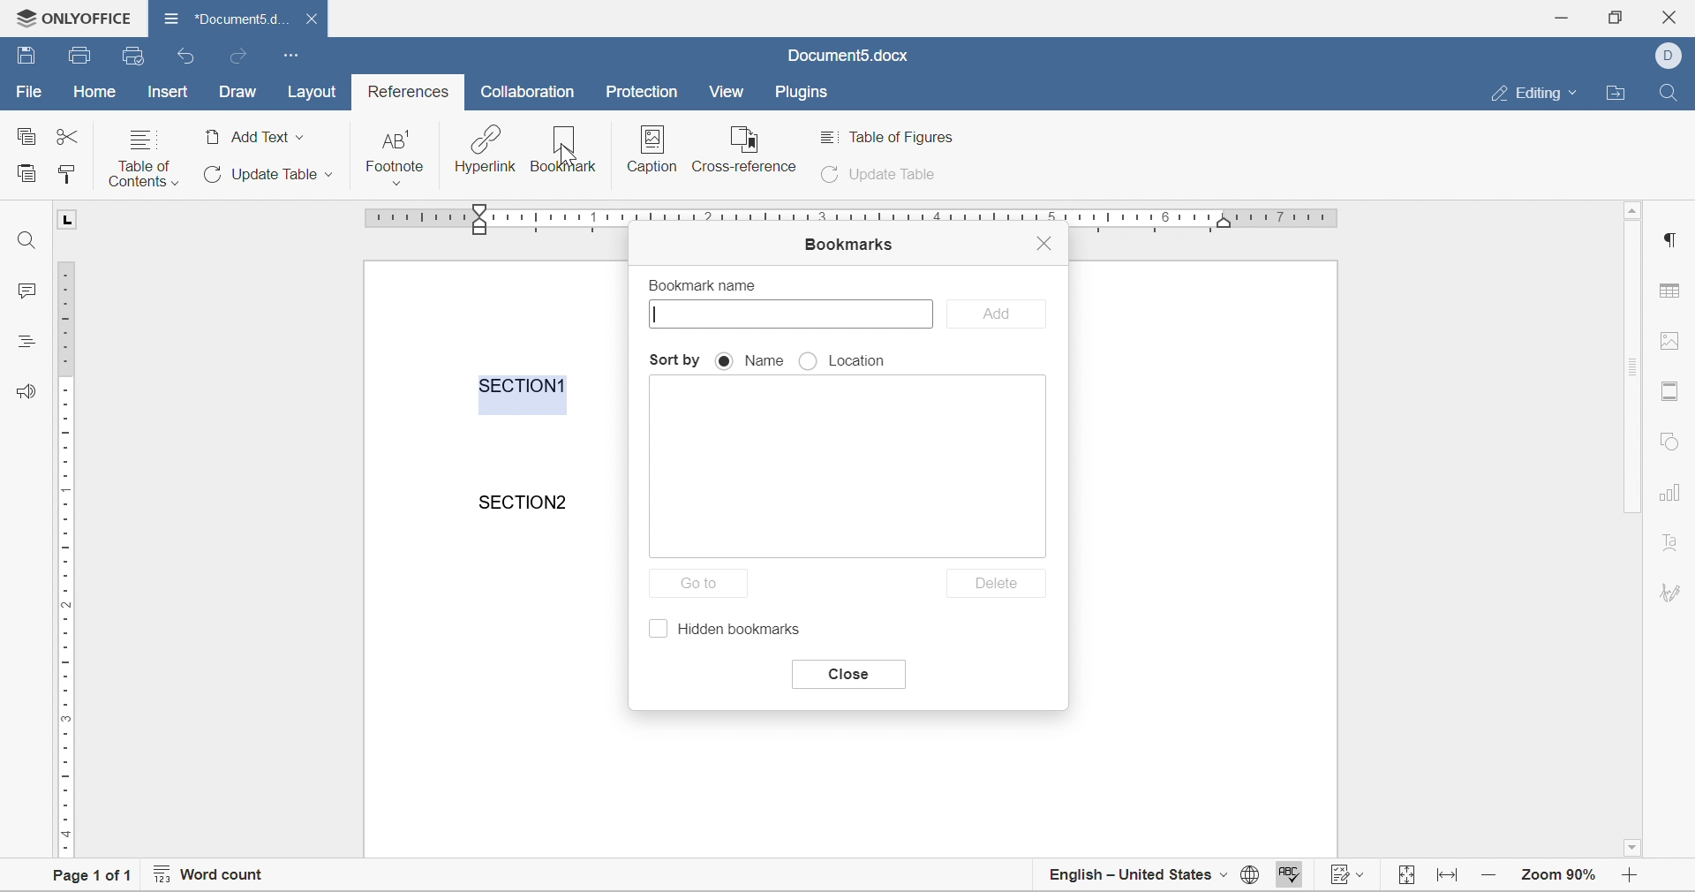  I want to click on image settings, so click(1667, 340).